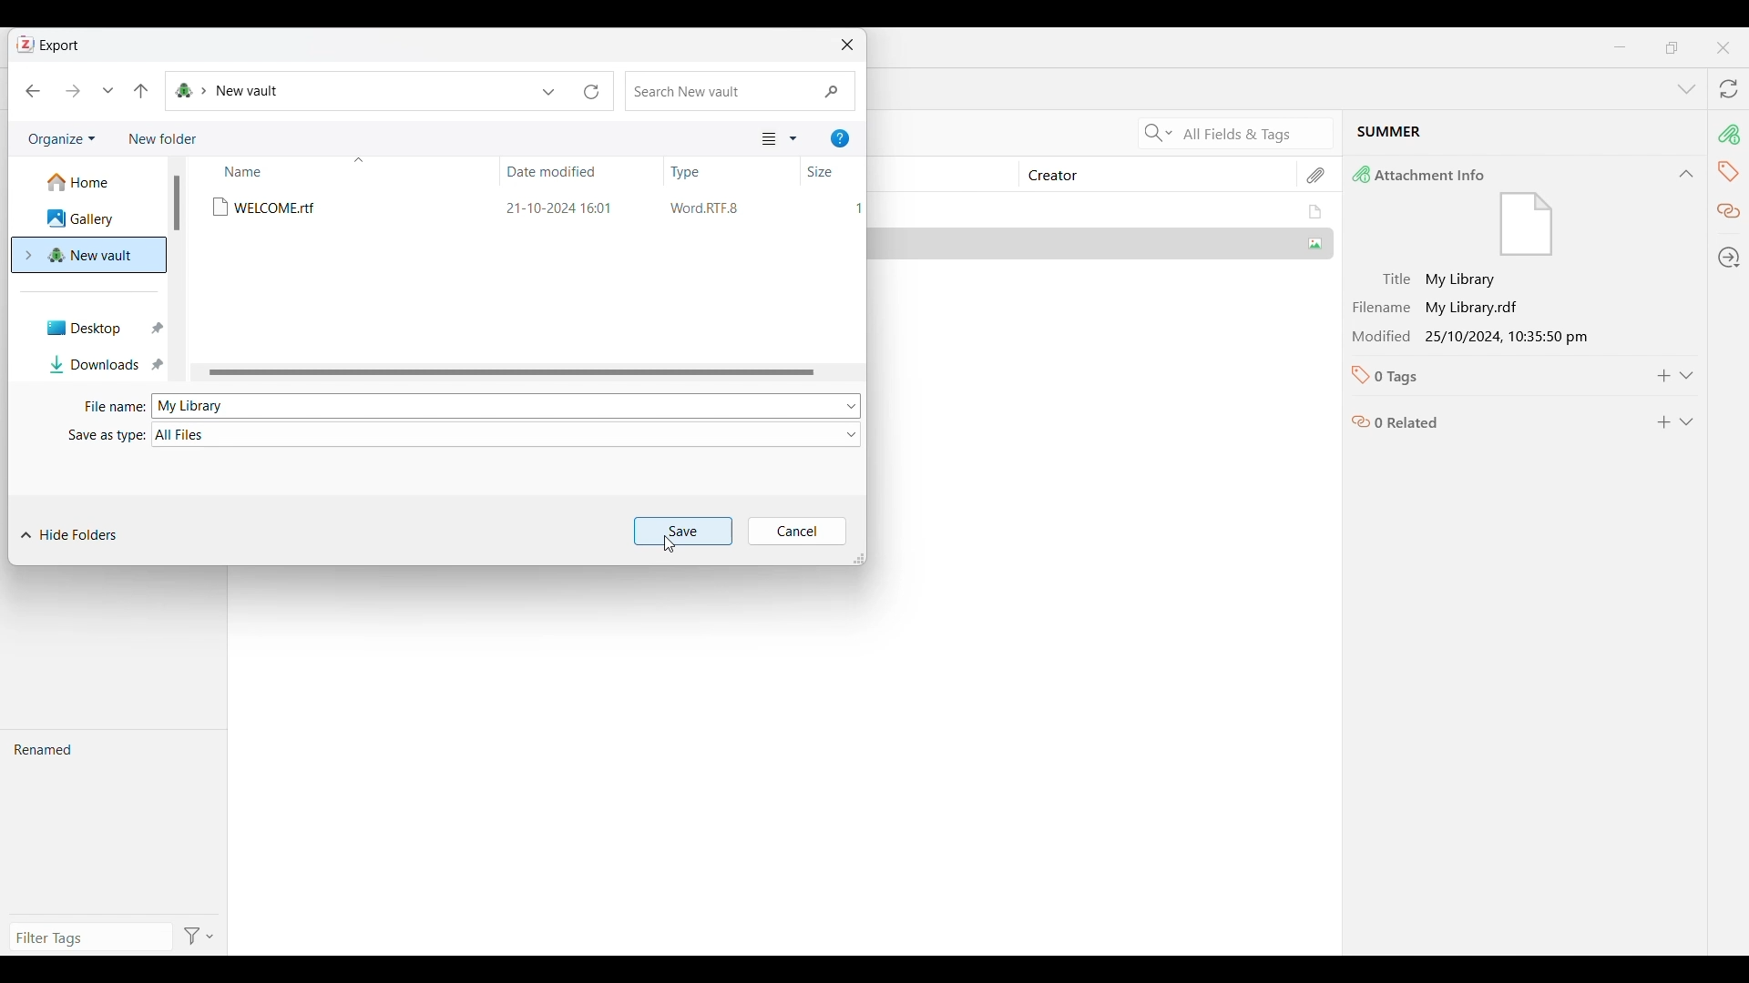 This screenshot has height=983, width=1749. What do you see at coordinates (1502, 211) in the screenshot?
I see `Attachment Info` at bounding box center [1502, 211].